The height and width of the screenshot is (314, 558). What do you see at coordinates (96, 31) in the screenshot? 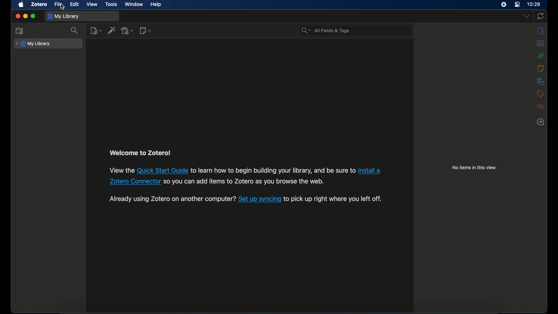
I see `new item` at bounding box center [96, 31].